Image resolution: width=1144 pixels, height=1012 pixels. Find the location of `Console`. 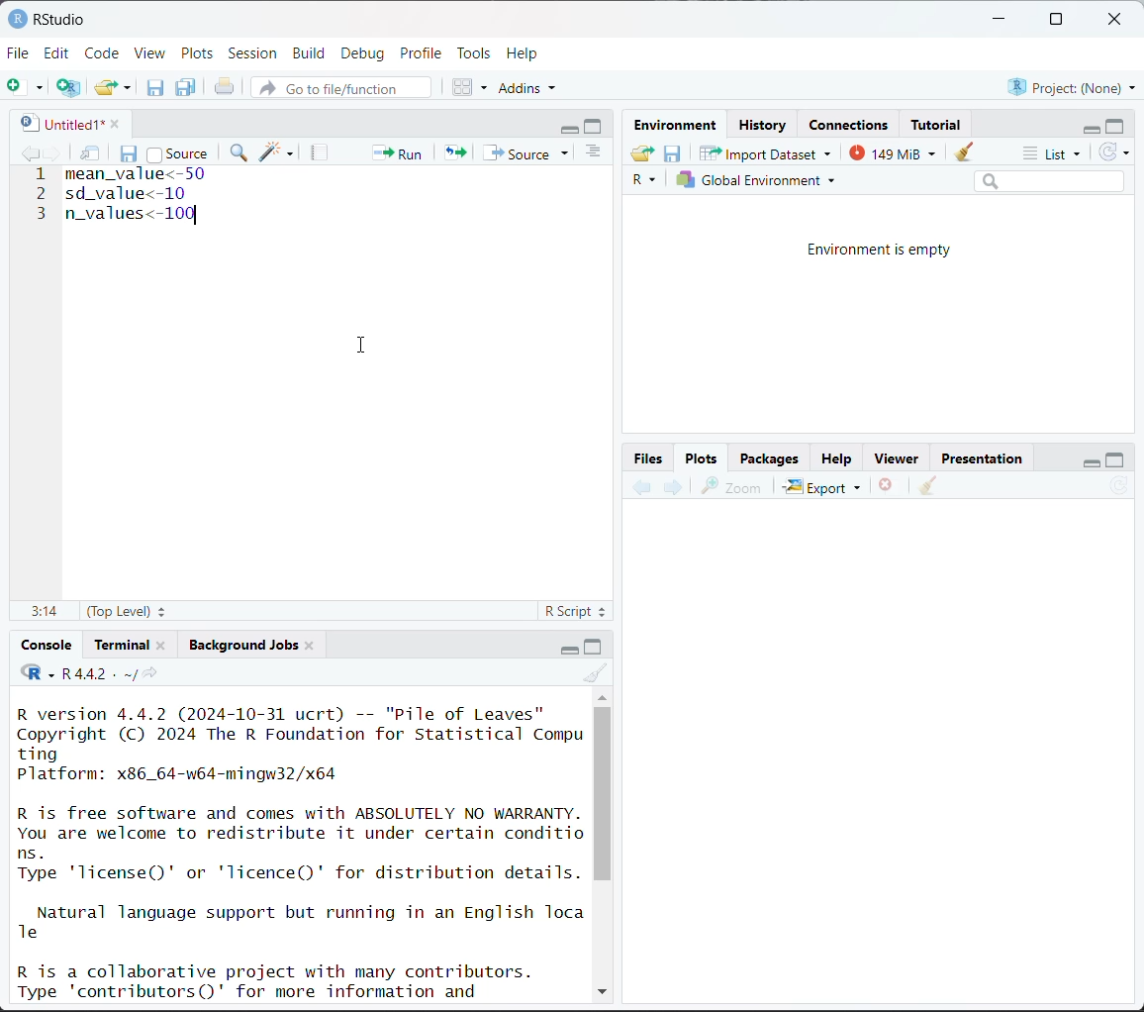

Console is located at coordinates (48, 645).